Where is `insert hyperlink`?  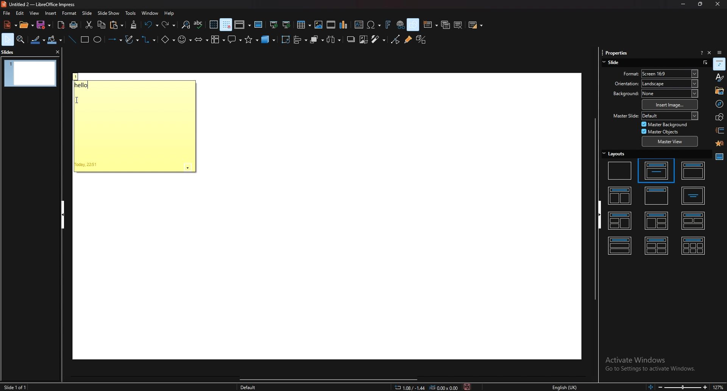 insert hyperlink is located at coordinates (400, 25).